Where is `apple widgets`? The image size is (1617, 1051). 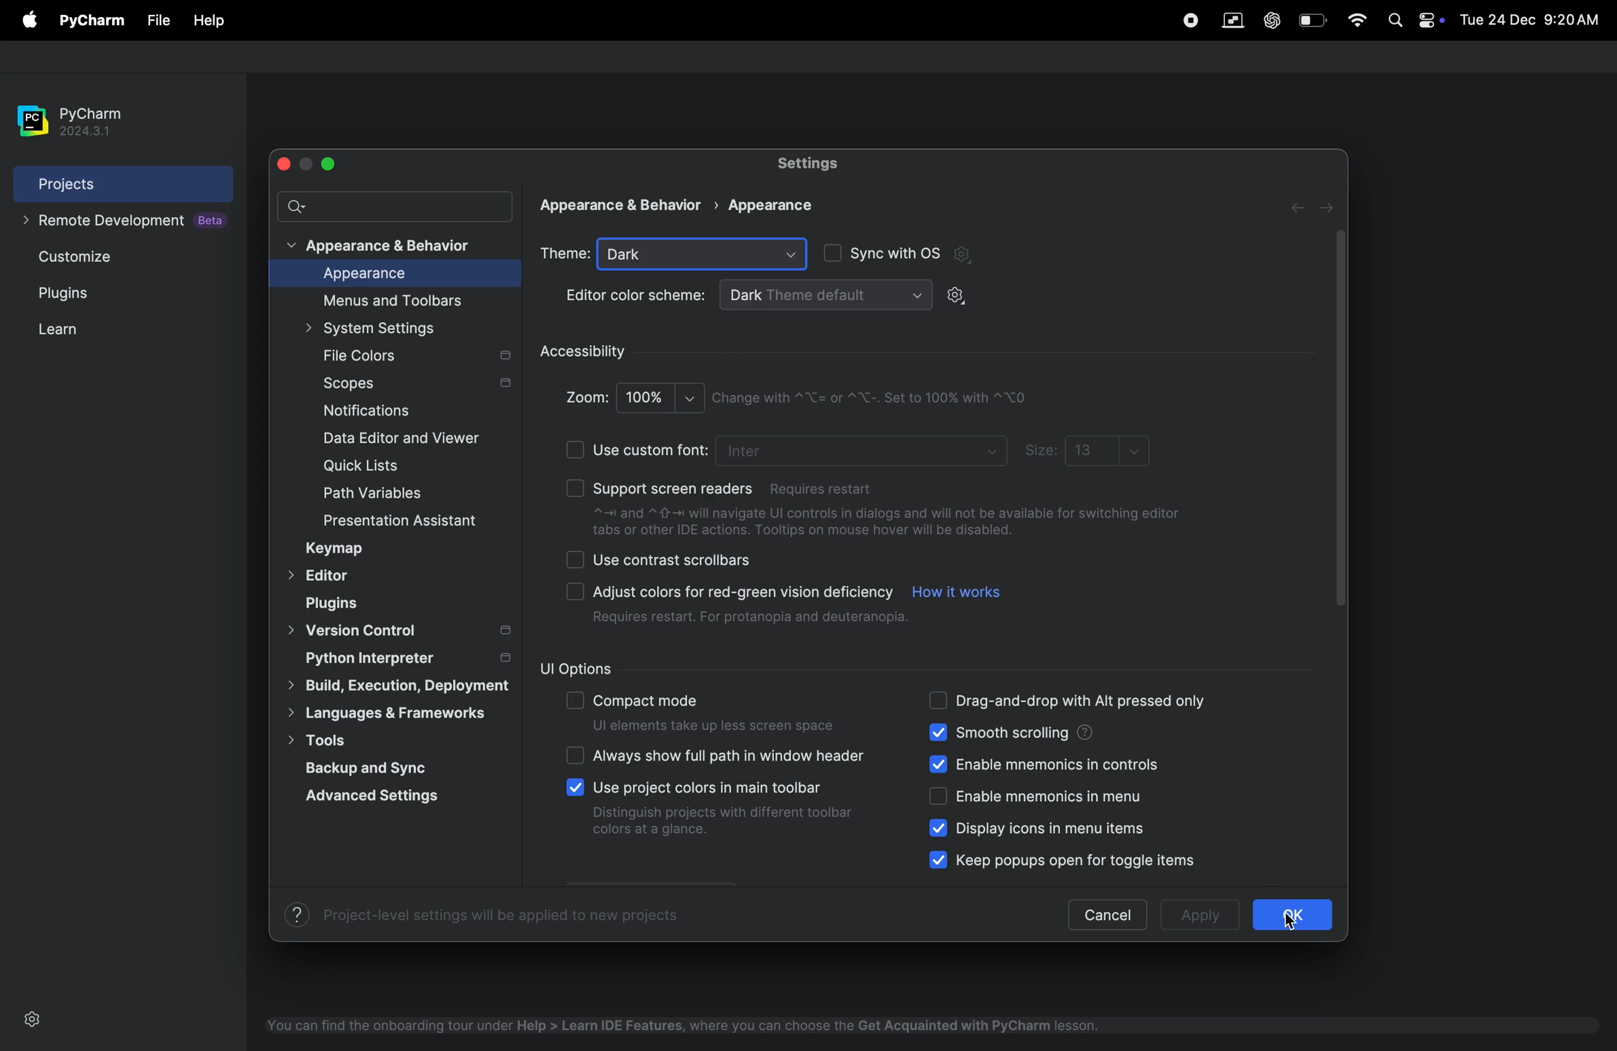
apple widgets is located at coordinates (1432, 19).